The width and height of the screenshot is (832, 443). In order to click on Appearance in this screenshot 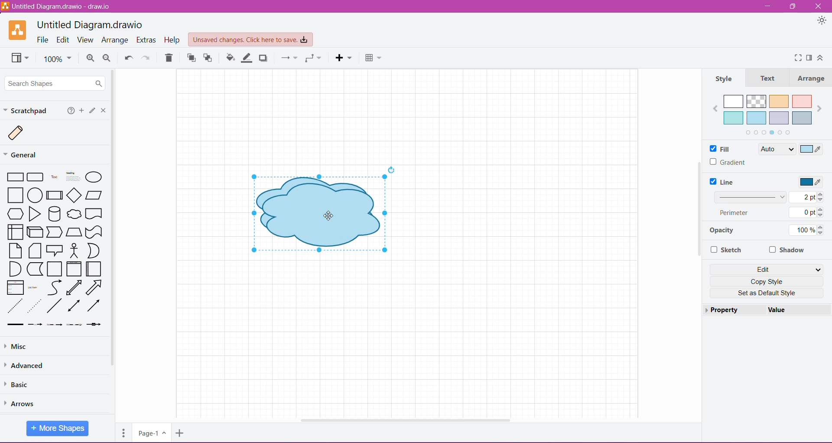, I will do `click(822, 21)`.